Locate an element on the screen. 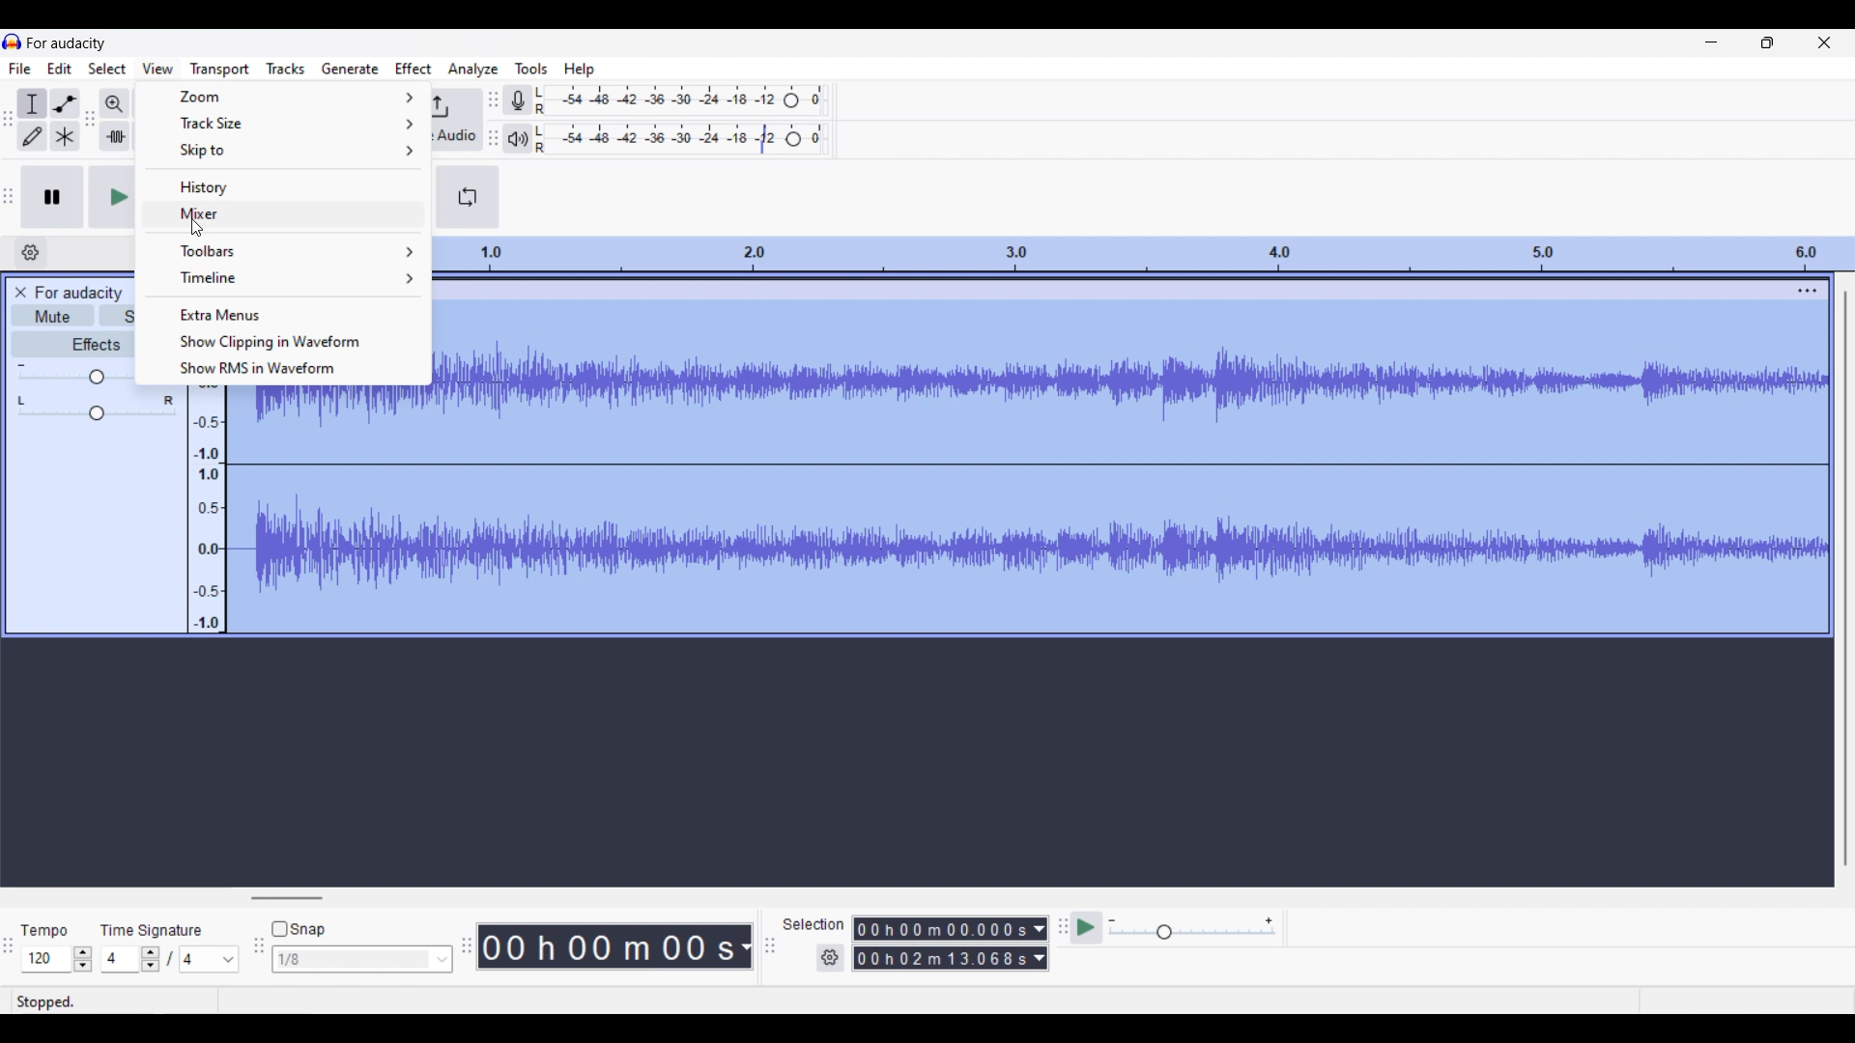 The image size is (1855, 1043). Solo is located at coordinates (117, 316).